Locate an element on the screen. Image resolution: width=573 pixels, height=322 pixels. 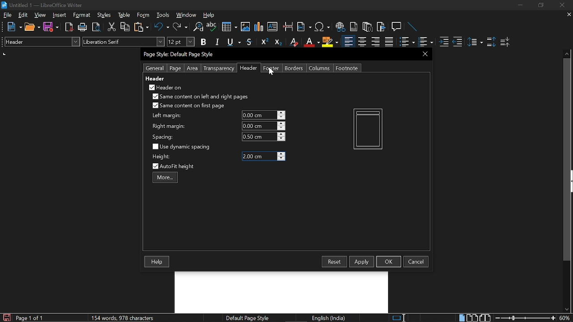
Superscript is located at coordinates (263, 42).